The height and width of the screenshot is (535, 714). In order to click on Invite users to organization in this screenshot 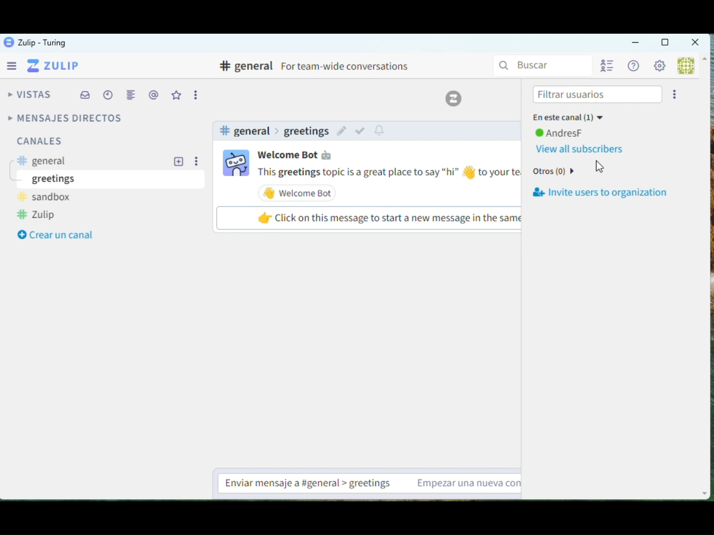, I will do `click(602, 193)`.